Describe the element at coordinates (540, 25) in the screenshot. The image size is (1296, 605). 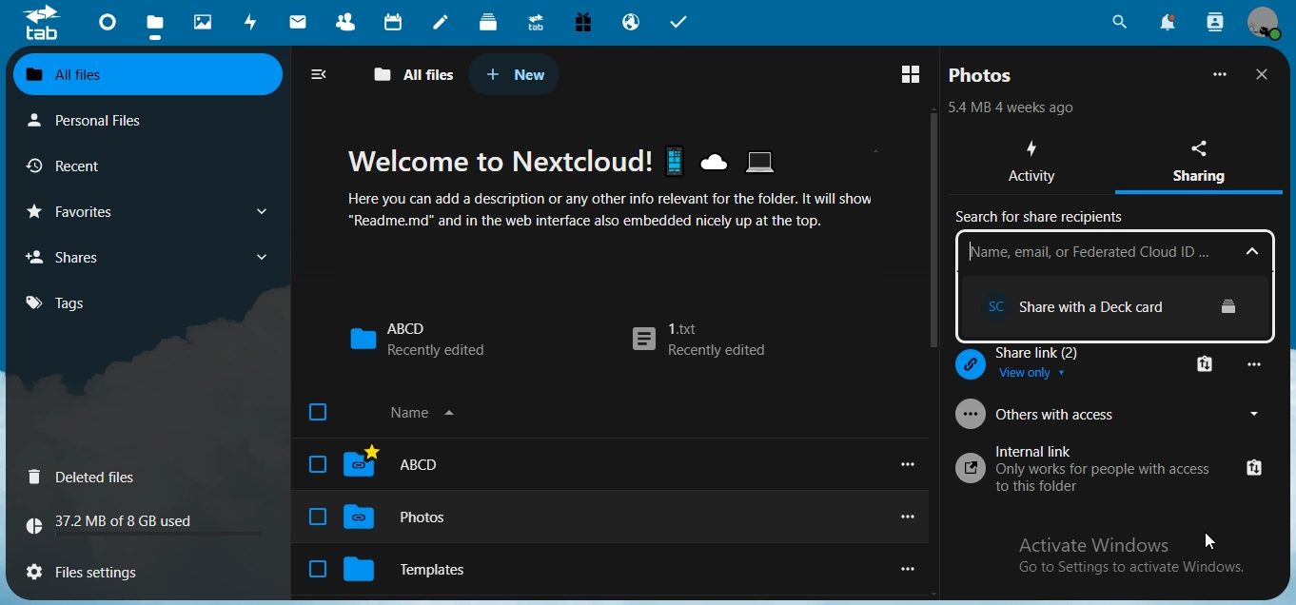
I see `upgrade` at that location.